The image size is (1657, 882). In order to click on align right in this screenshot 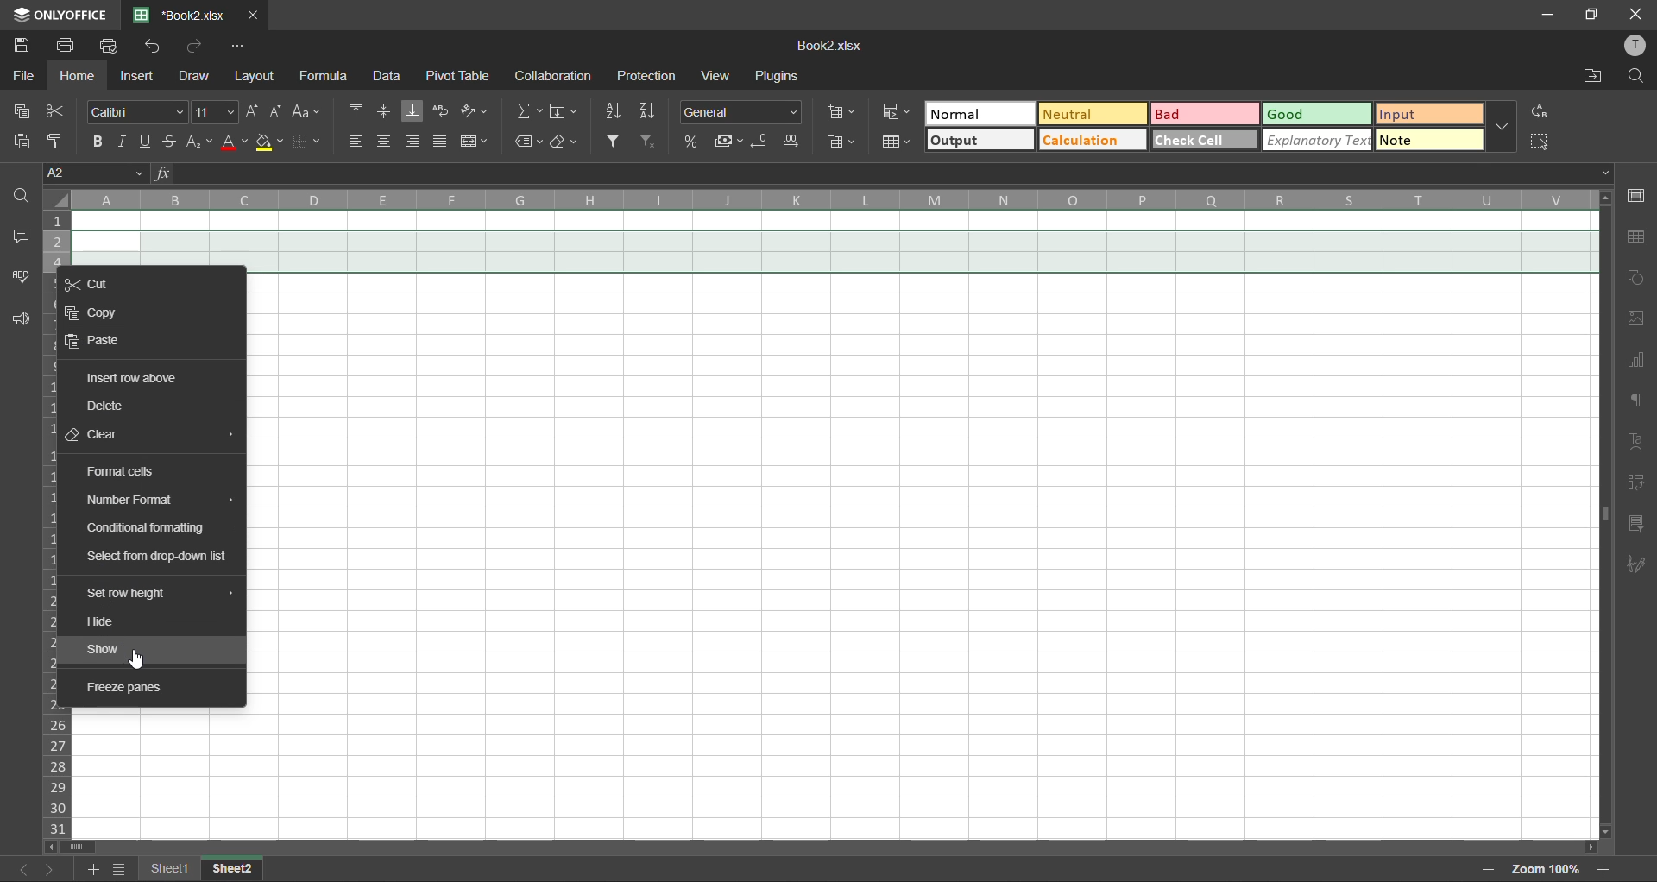, I will do `click(413, 142)`.